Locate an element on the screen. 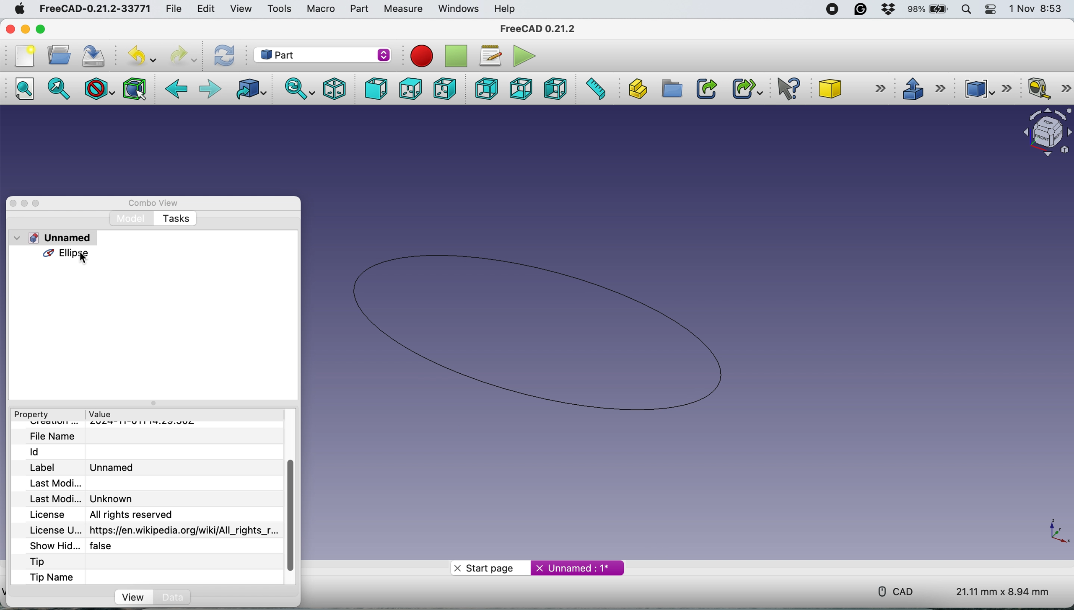  vertical scroll bar is located at coordinates (292, 514).